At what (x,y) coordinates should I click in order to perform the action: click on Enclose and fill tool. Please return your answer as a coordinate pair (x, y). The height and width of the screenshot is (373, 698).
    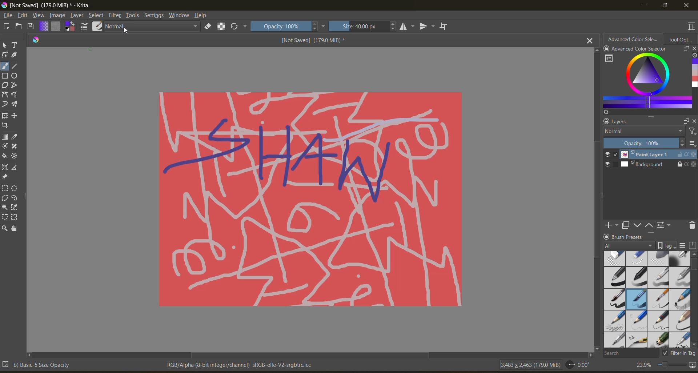
    Looking at the image, I should click on (16, 156).